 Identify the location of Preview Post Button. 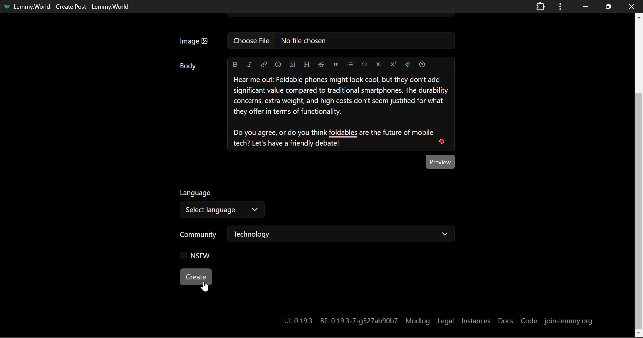
(441, 161).